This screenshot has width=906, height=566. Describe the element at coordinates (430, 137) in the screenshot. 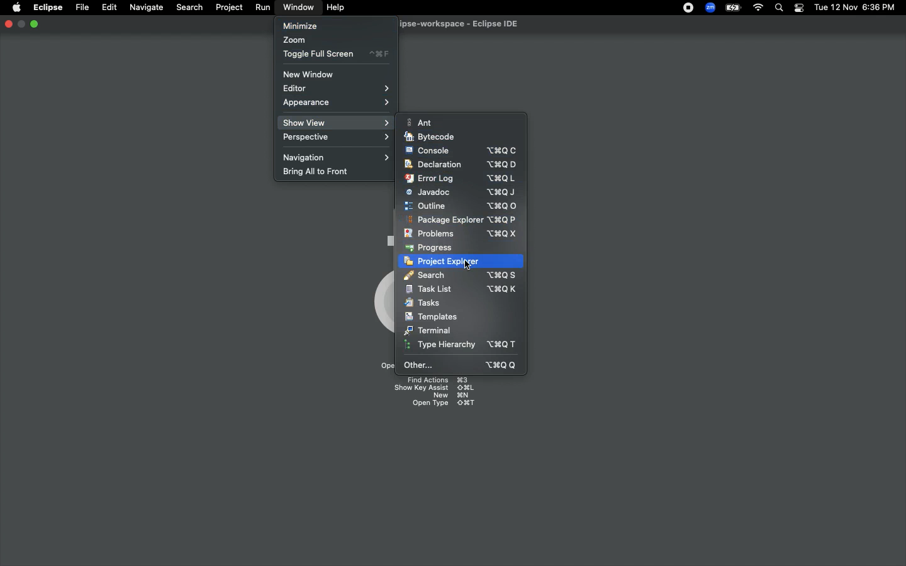

I see `Bytecode` at that location.